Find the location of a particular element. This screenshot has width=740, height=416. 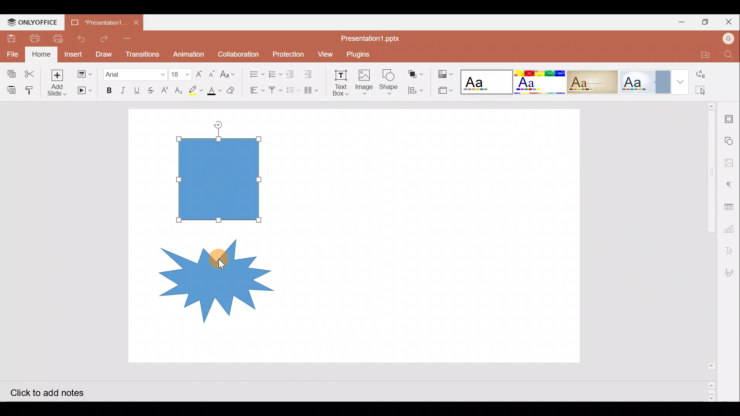

Horizontal align is located at coordinates (255, 90).